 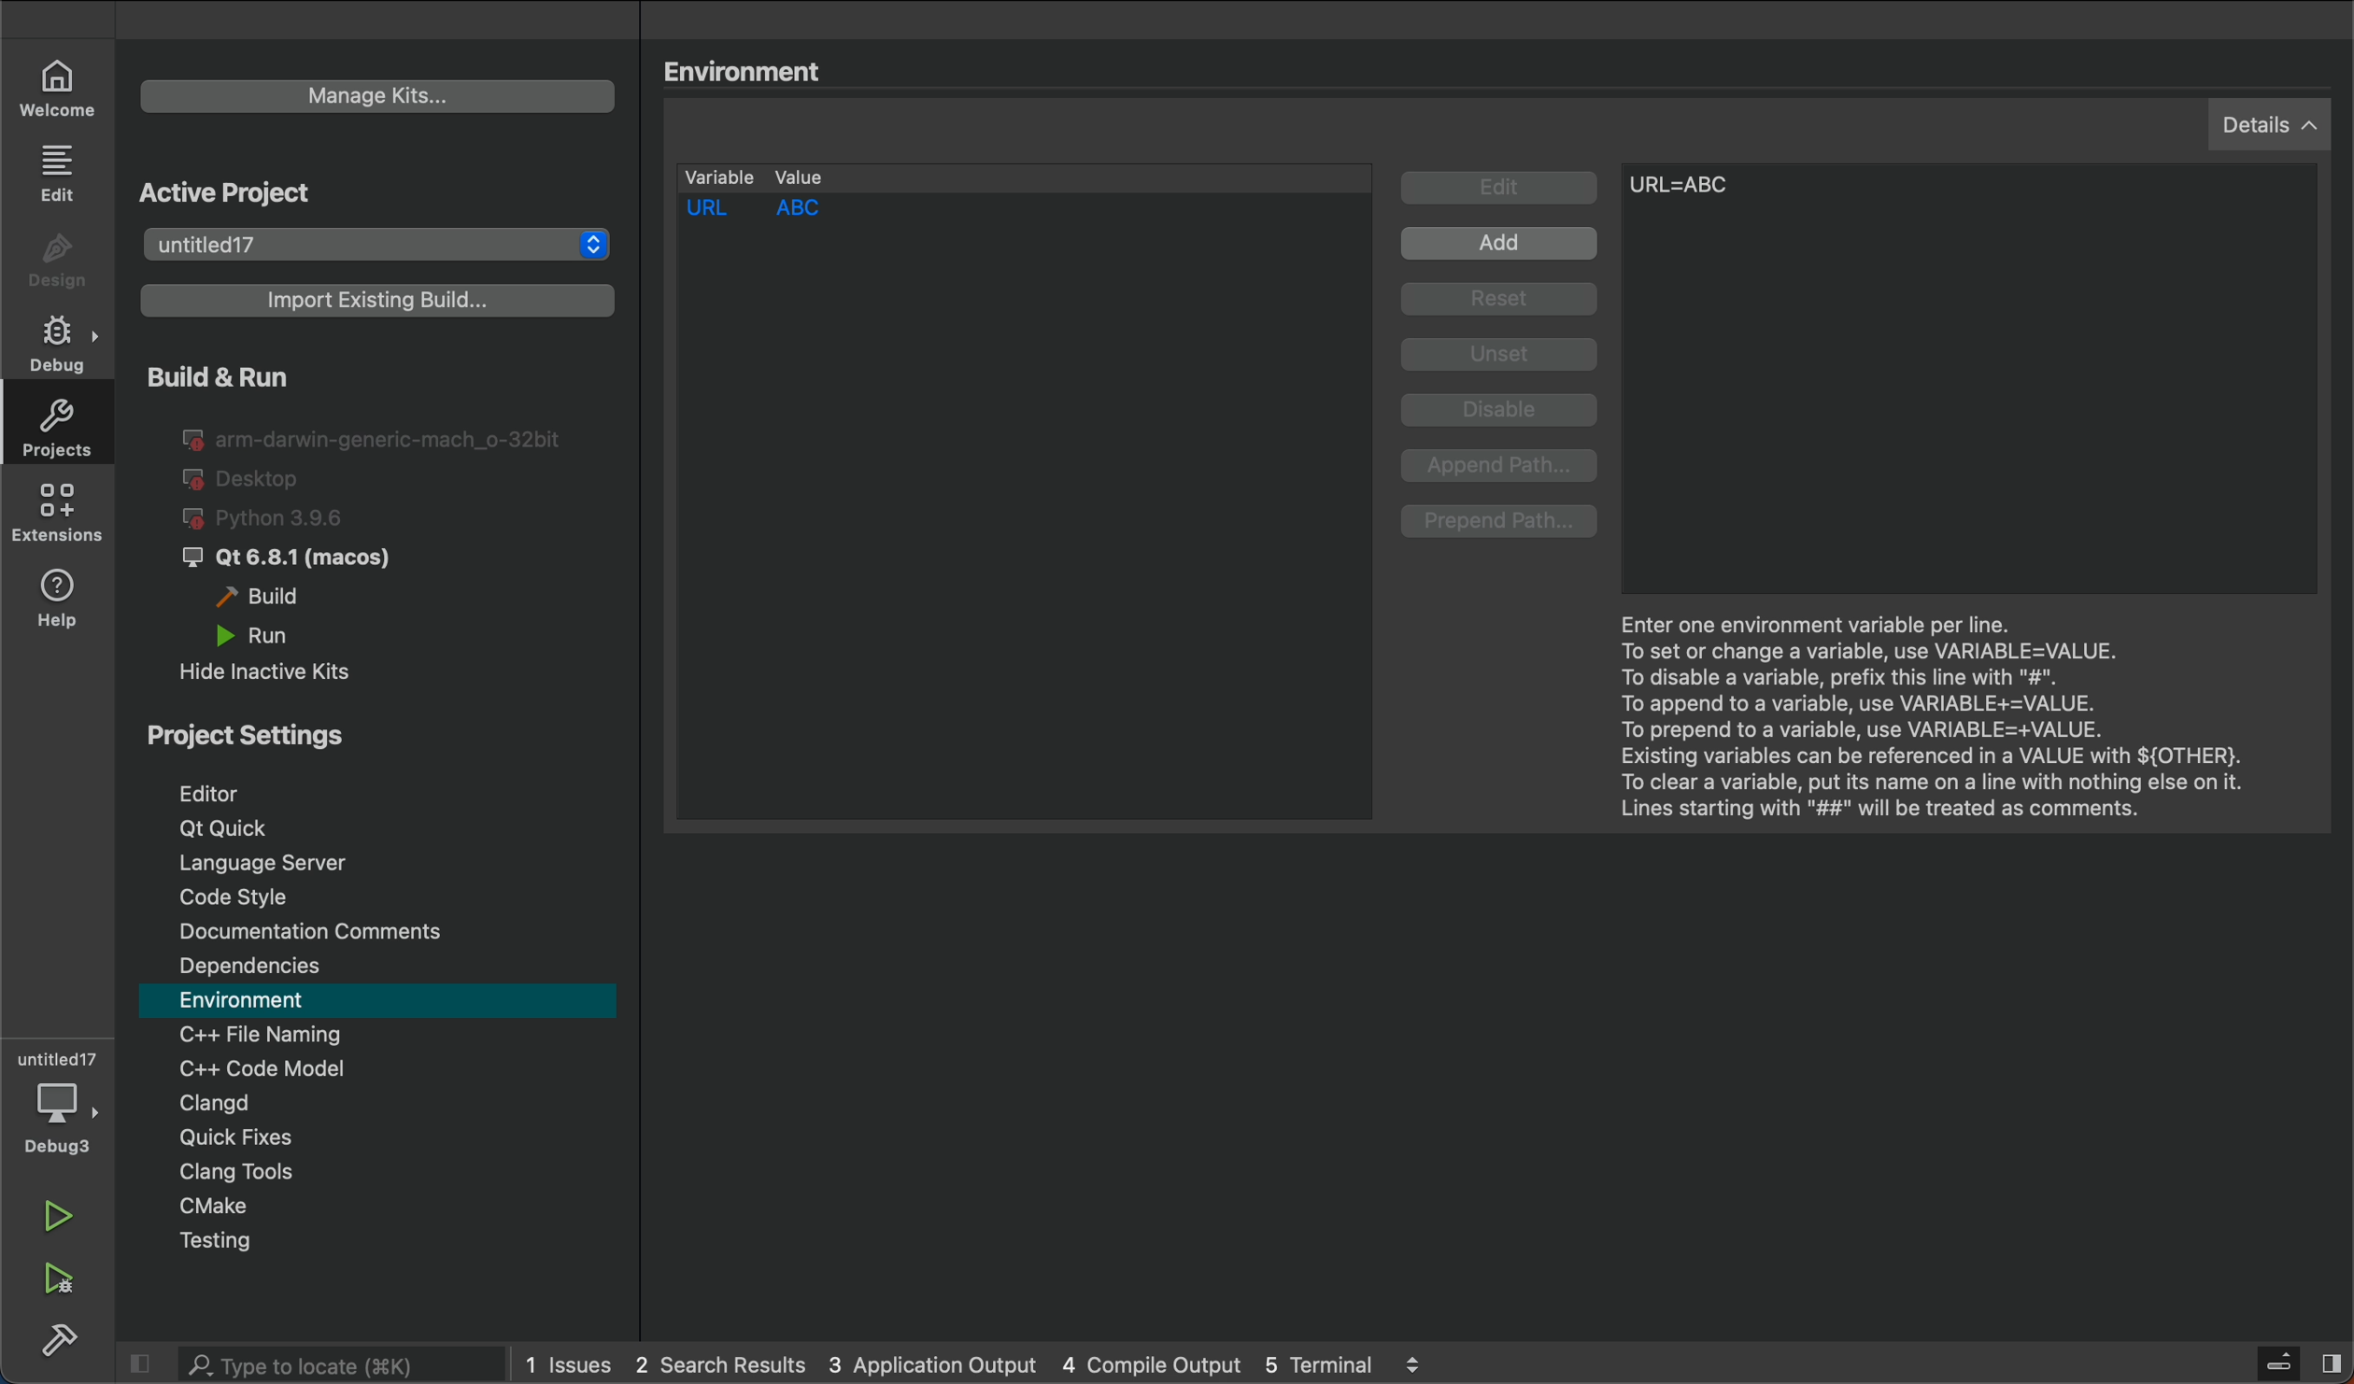 What do you see at coordinates (1505, 413) in the screenshot?
I see `Disable` at bounding box center [1505, 413].